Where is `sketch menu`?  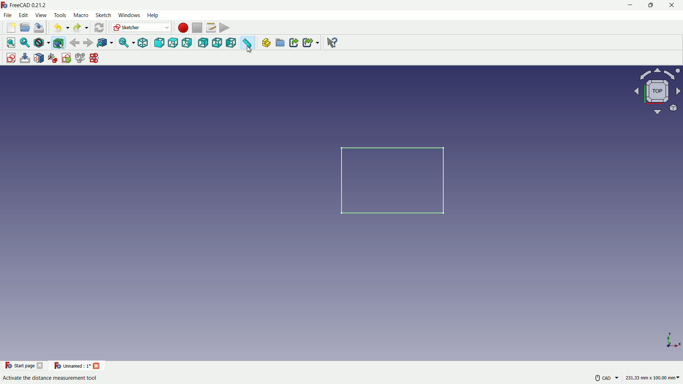 sketch menu is located at coordinates (103, 15).